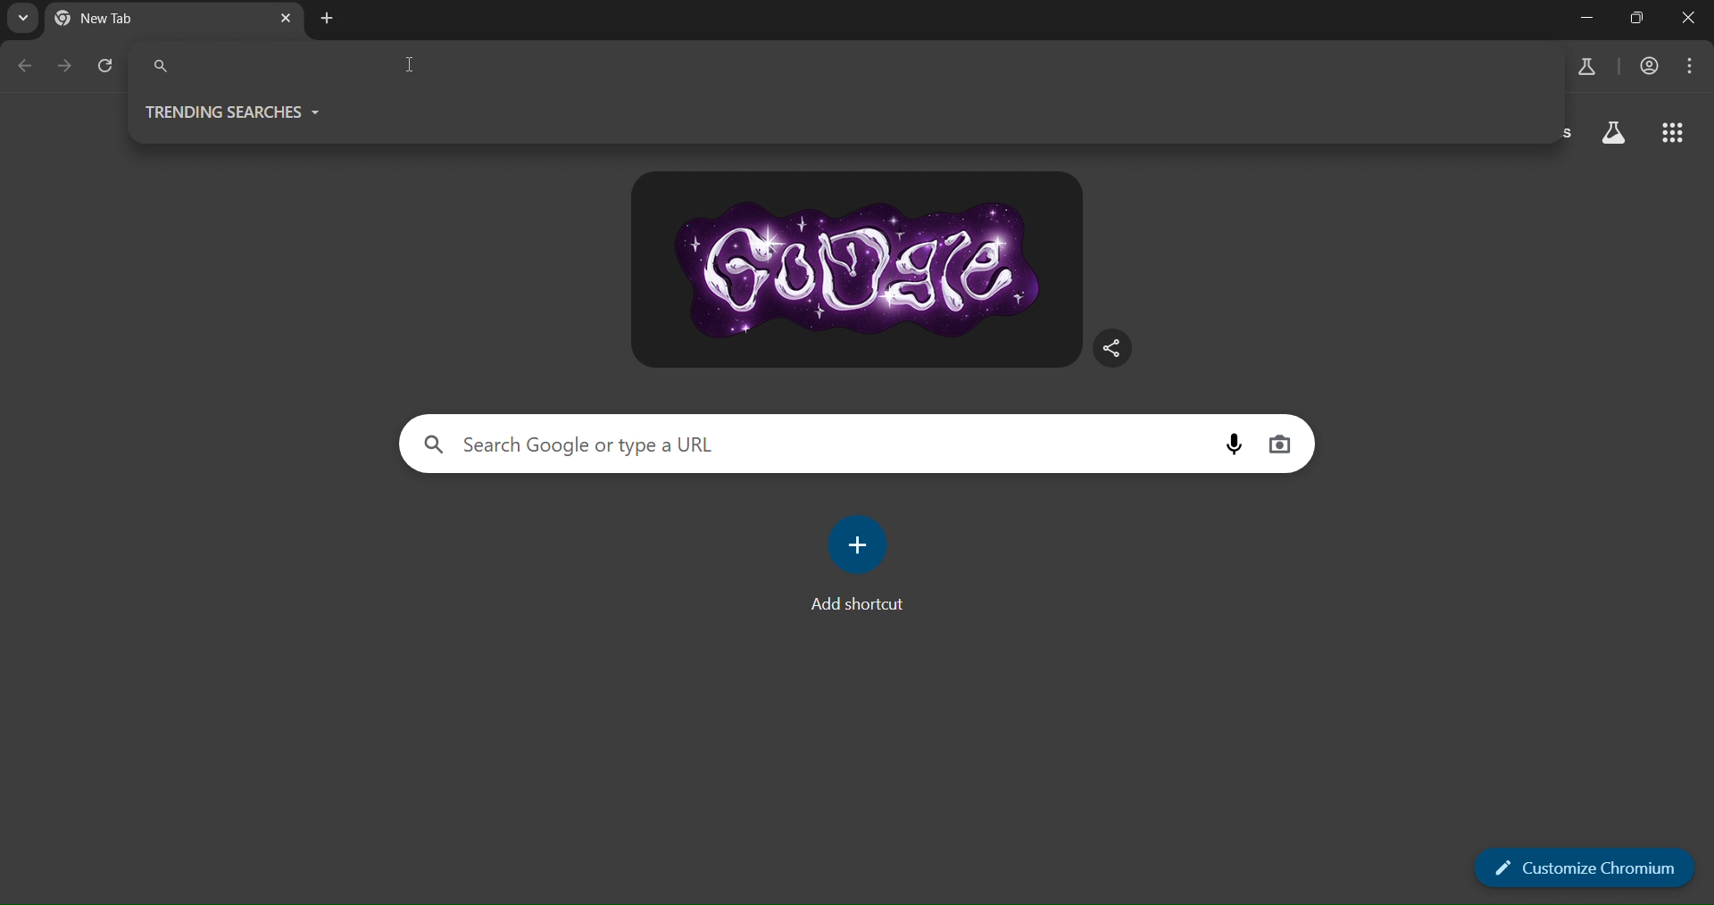 This screenshot has height=905, width=1714. I want to click on text cursor, so click(404, 62).